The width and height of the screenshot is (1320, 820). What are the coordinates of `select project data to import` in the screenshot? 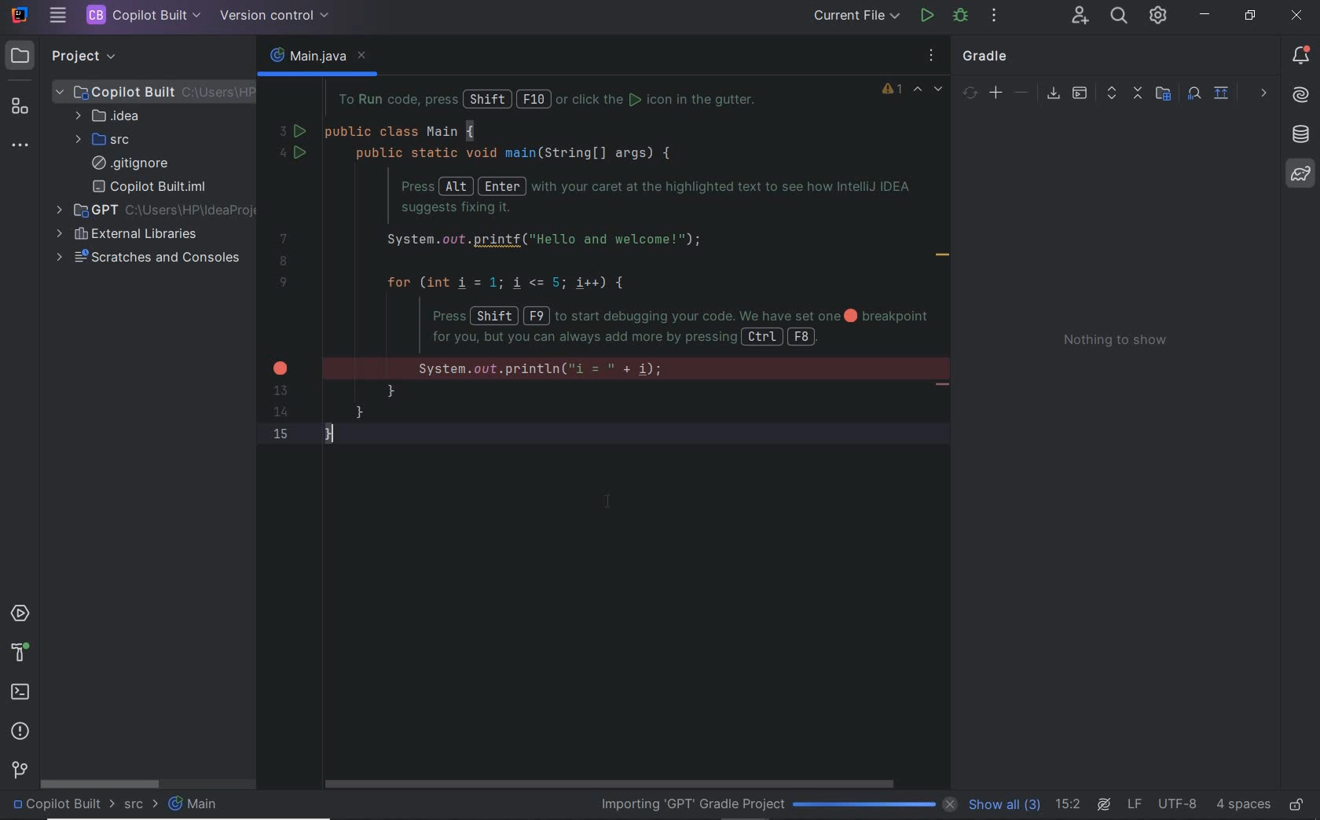 It's located at (1164, 95).